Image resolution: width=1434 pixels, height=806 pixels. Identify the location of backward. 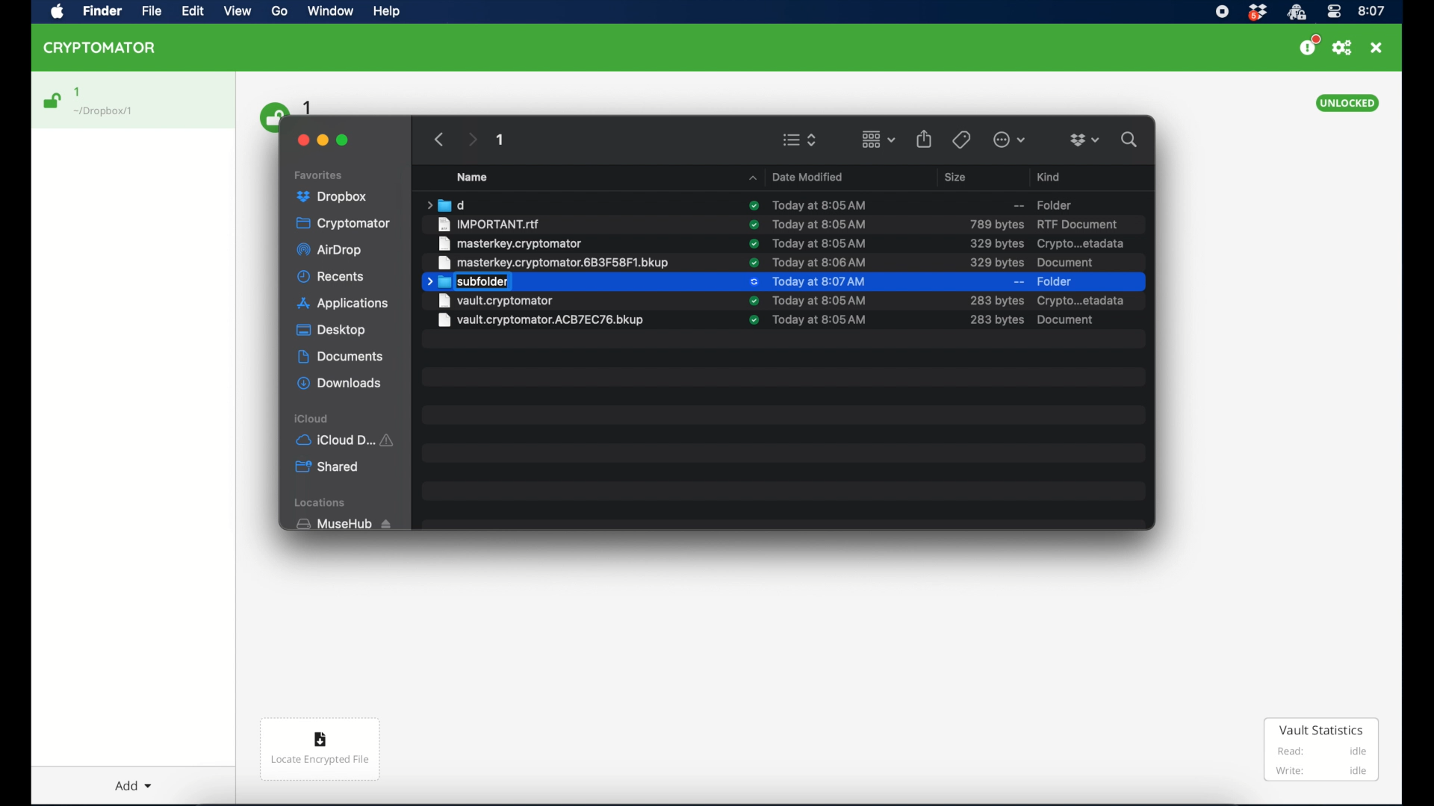
(436, 139).